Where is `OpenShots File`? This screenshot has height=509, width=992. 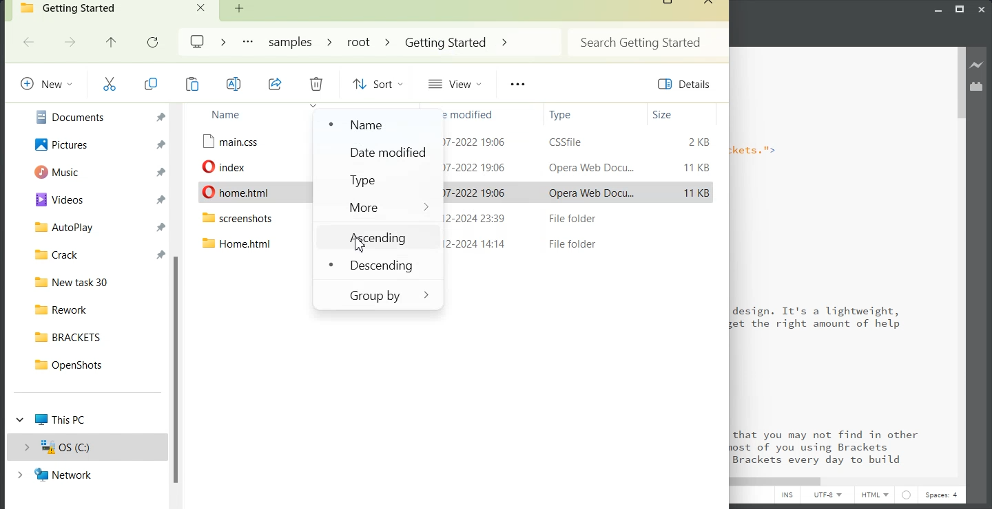
OpenShots File is located at coordinates (96, 365).